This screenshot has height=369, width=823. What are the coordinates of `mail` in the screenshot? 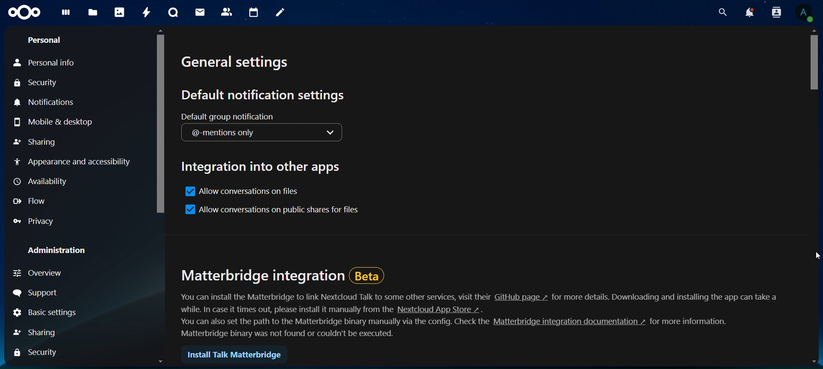 It's located at (198, 12).